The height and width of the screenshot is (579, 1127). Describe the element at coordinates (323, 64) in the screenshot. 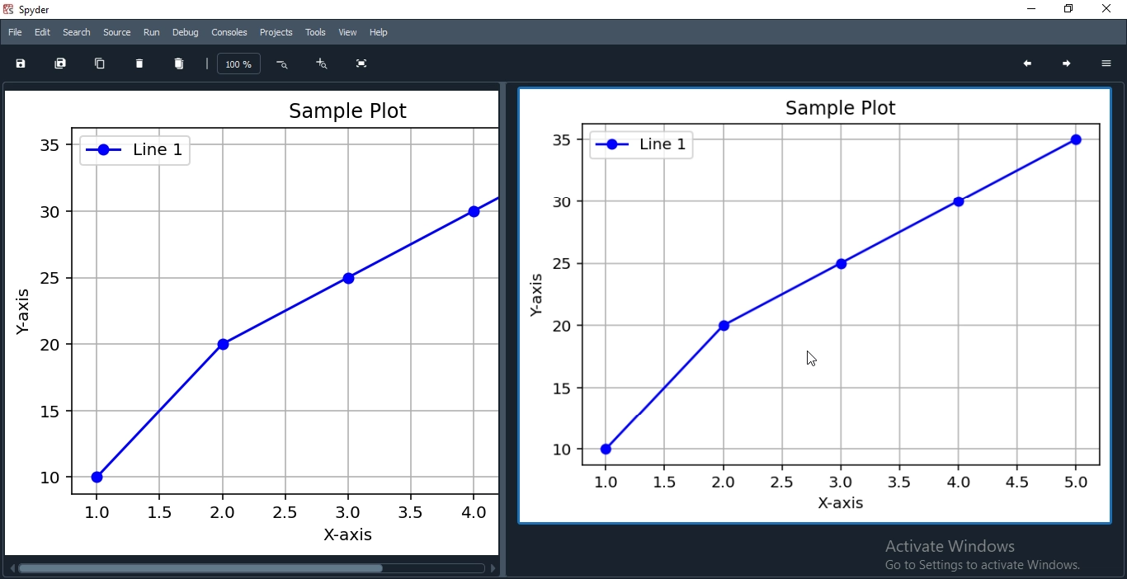

I see `zoom in` at that location.